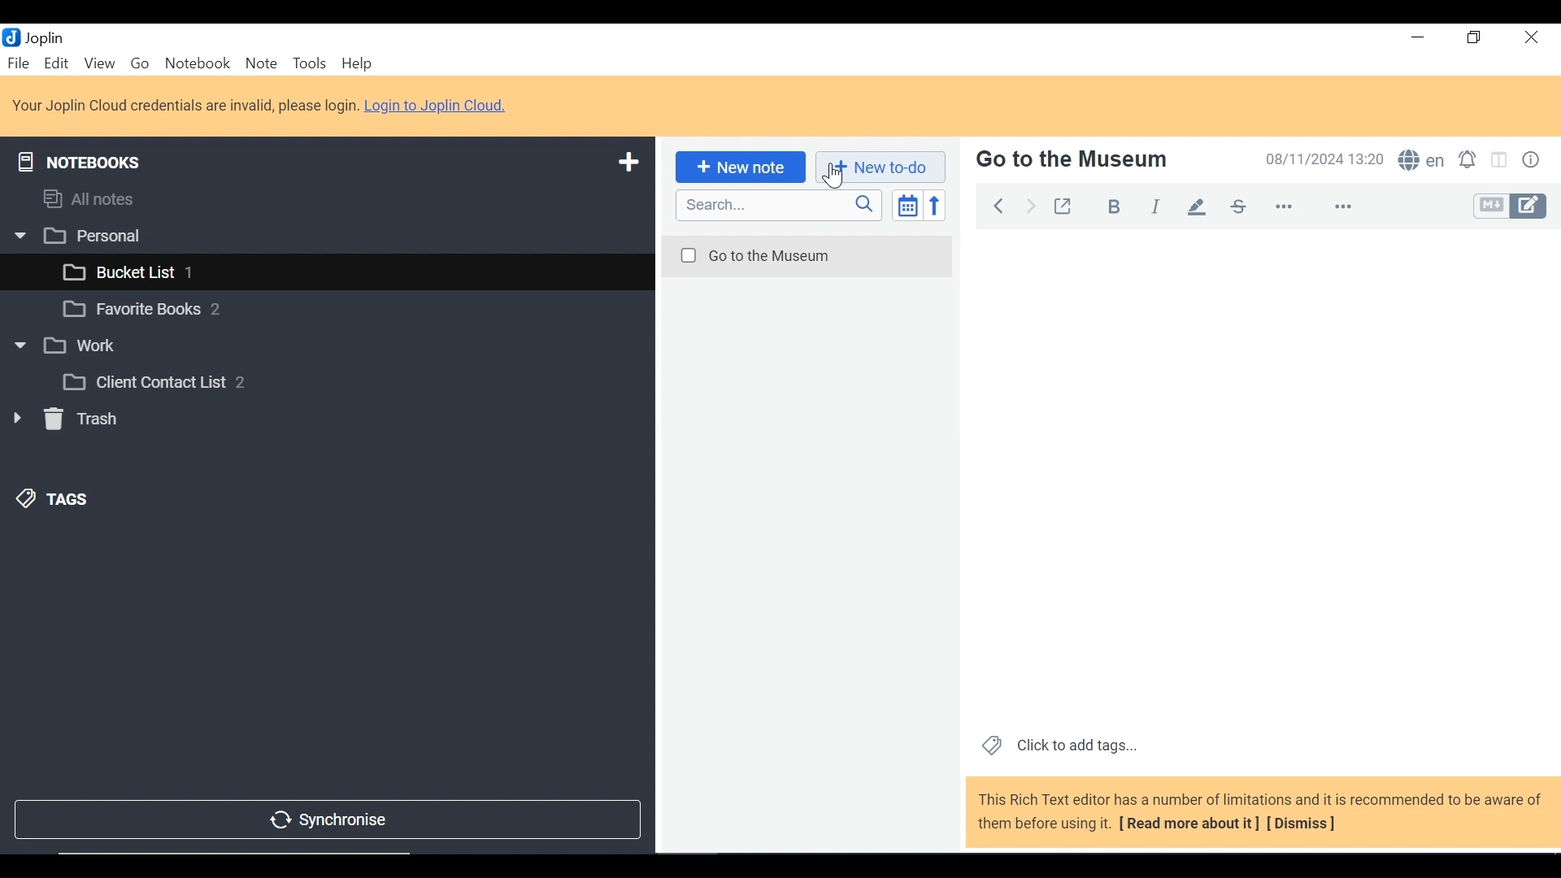 This screenshot has height=878, width=1561. Describe the element at coordinates (934, 205) in the screenshot. I see `Reverse Order` at that location.